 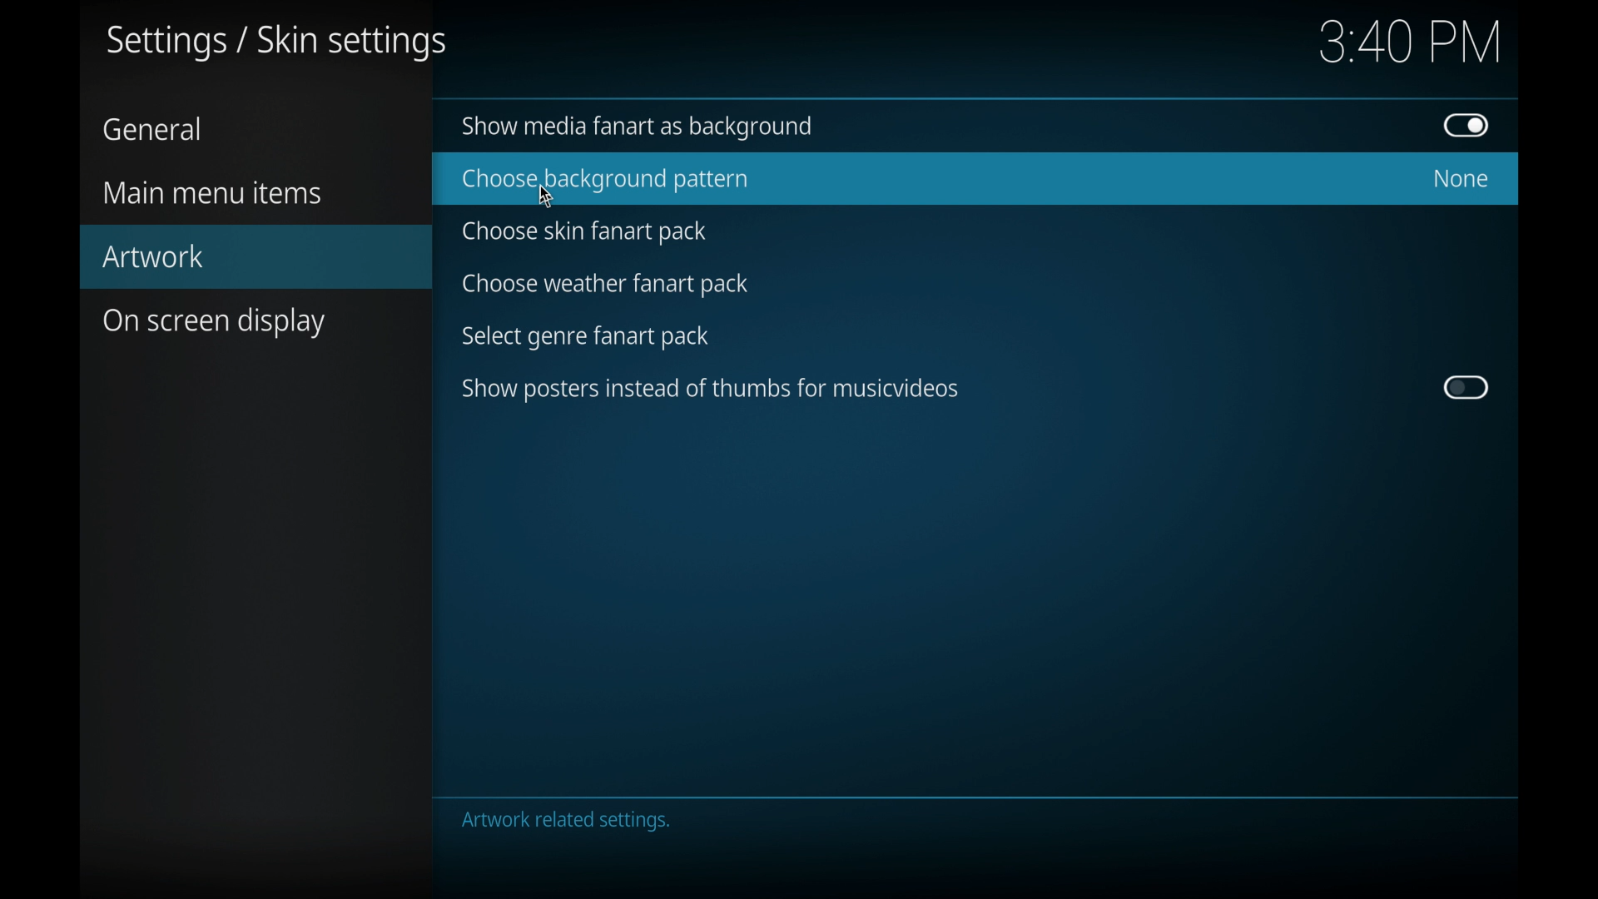 I want to click on settings/skin settings, so click(x=276, y=44).